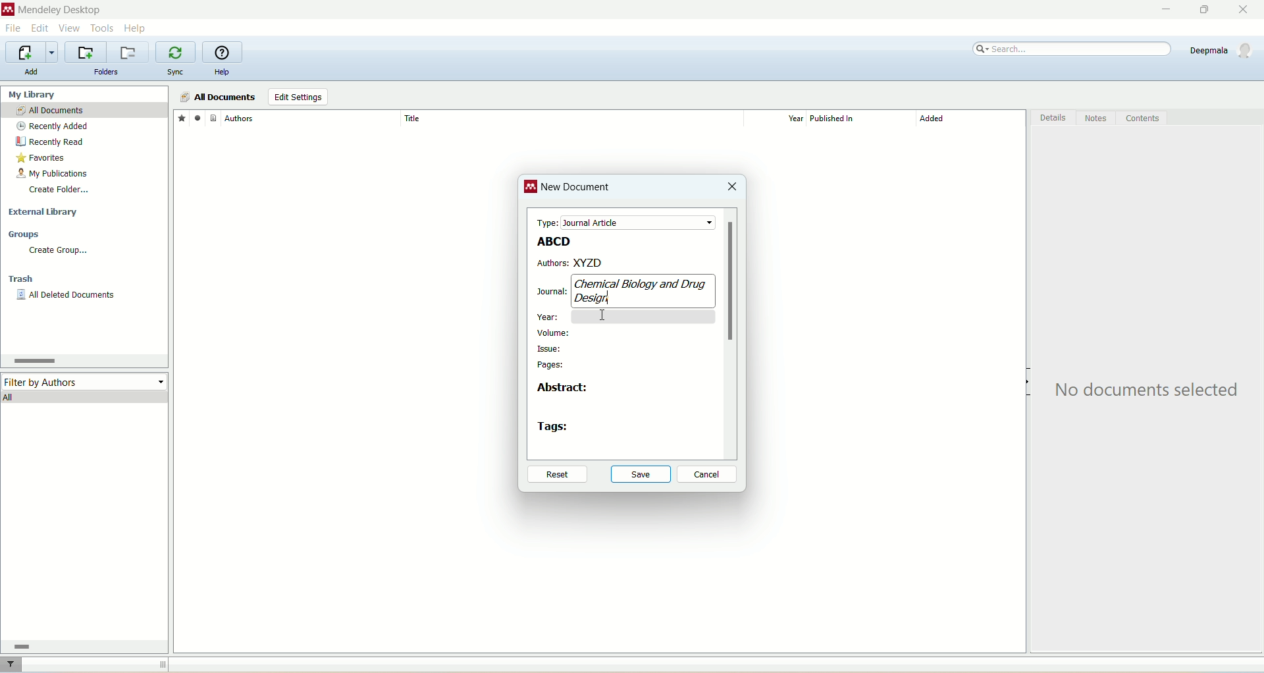  I want to click on new document, so click(577, 190).